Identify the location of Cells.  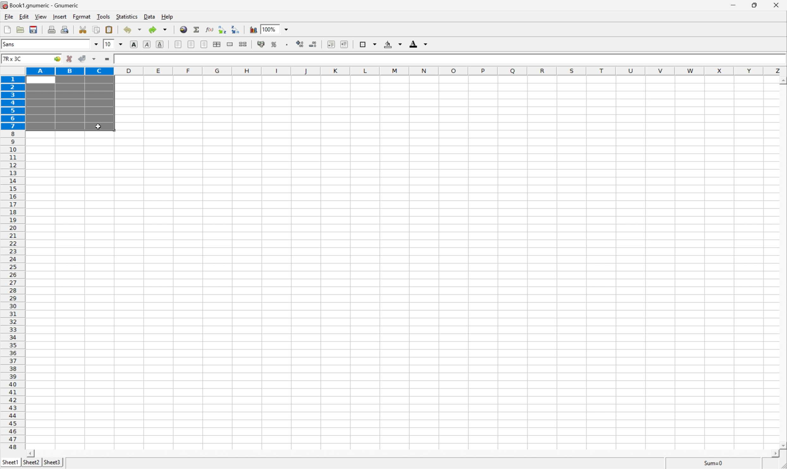
(443, 267).